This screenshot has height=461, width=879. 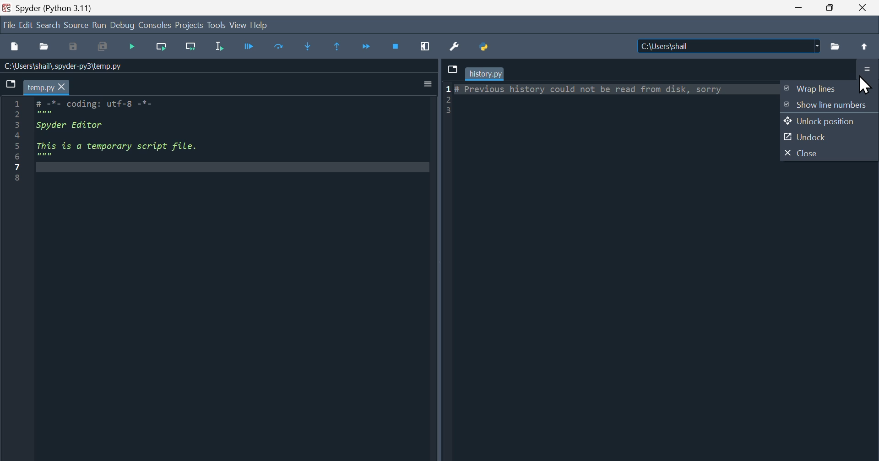 I want to click on Run current line and go to the next one, so click(x=191, y=47).